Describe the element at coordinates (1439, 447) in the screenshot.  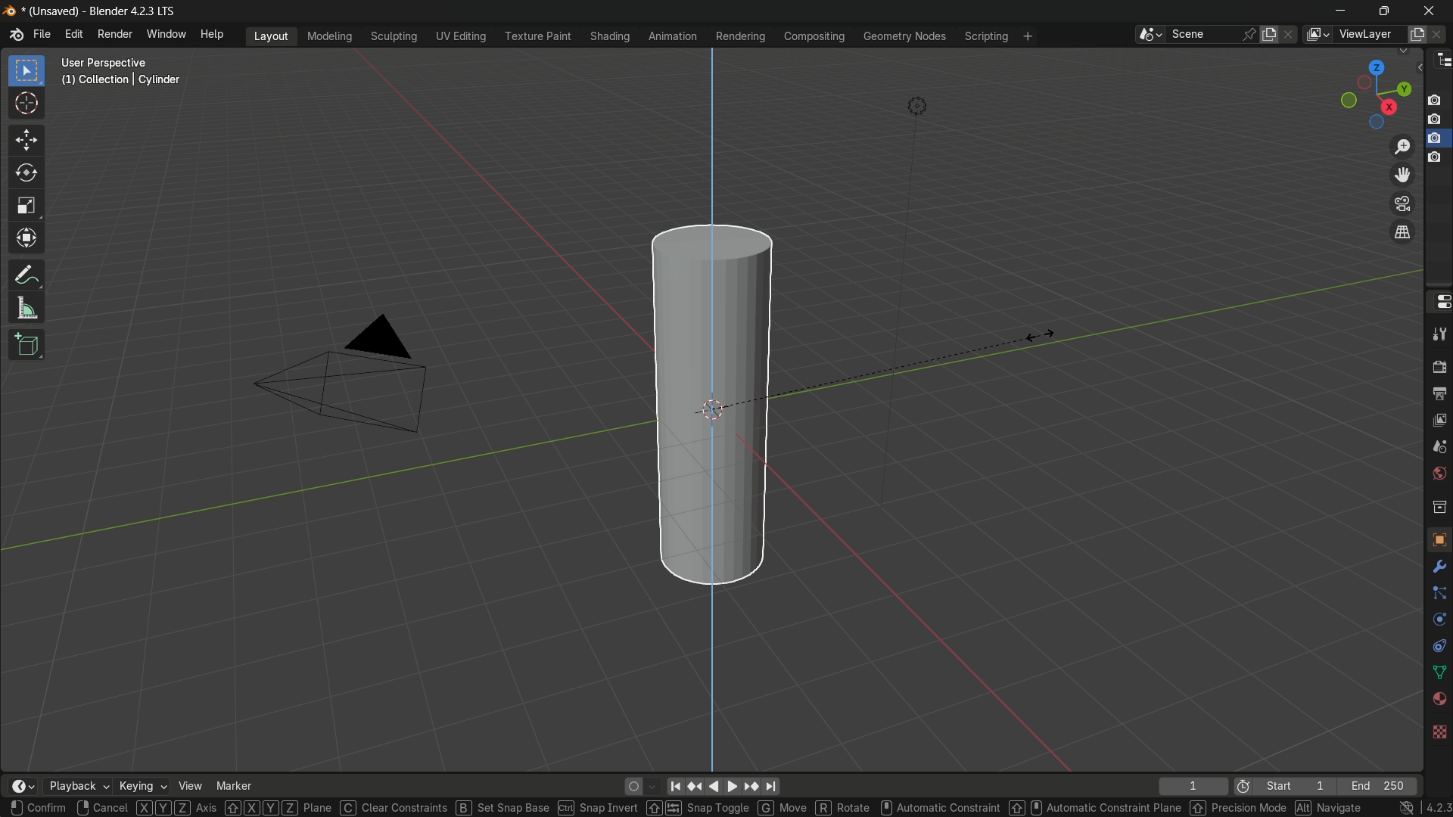
I see `scenes` at that location.